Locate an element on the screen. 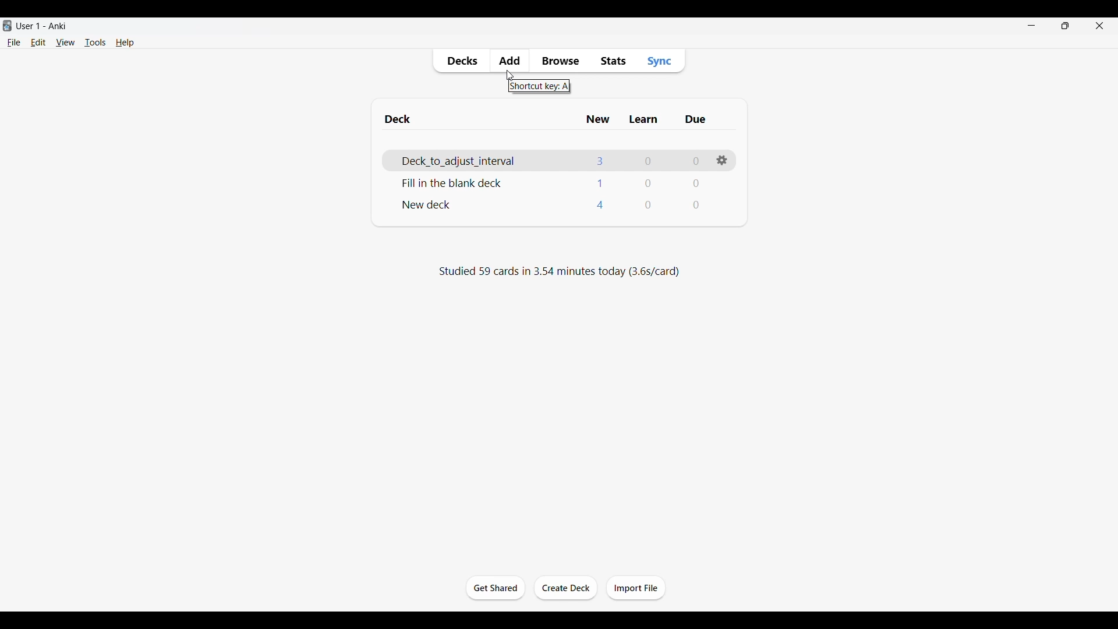 This screenshot has height=629, width=1118. Learn column is located at coordinates (643, 119).